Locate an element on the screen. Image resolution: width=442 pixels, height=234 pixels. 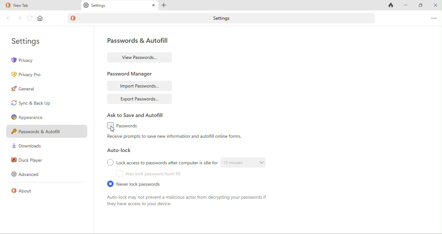
privacy is located at coordinates (30, 61).